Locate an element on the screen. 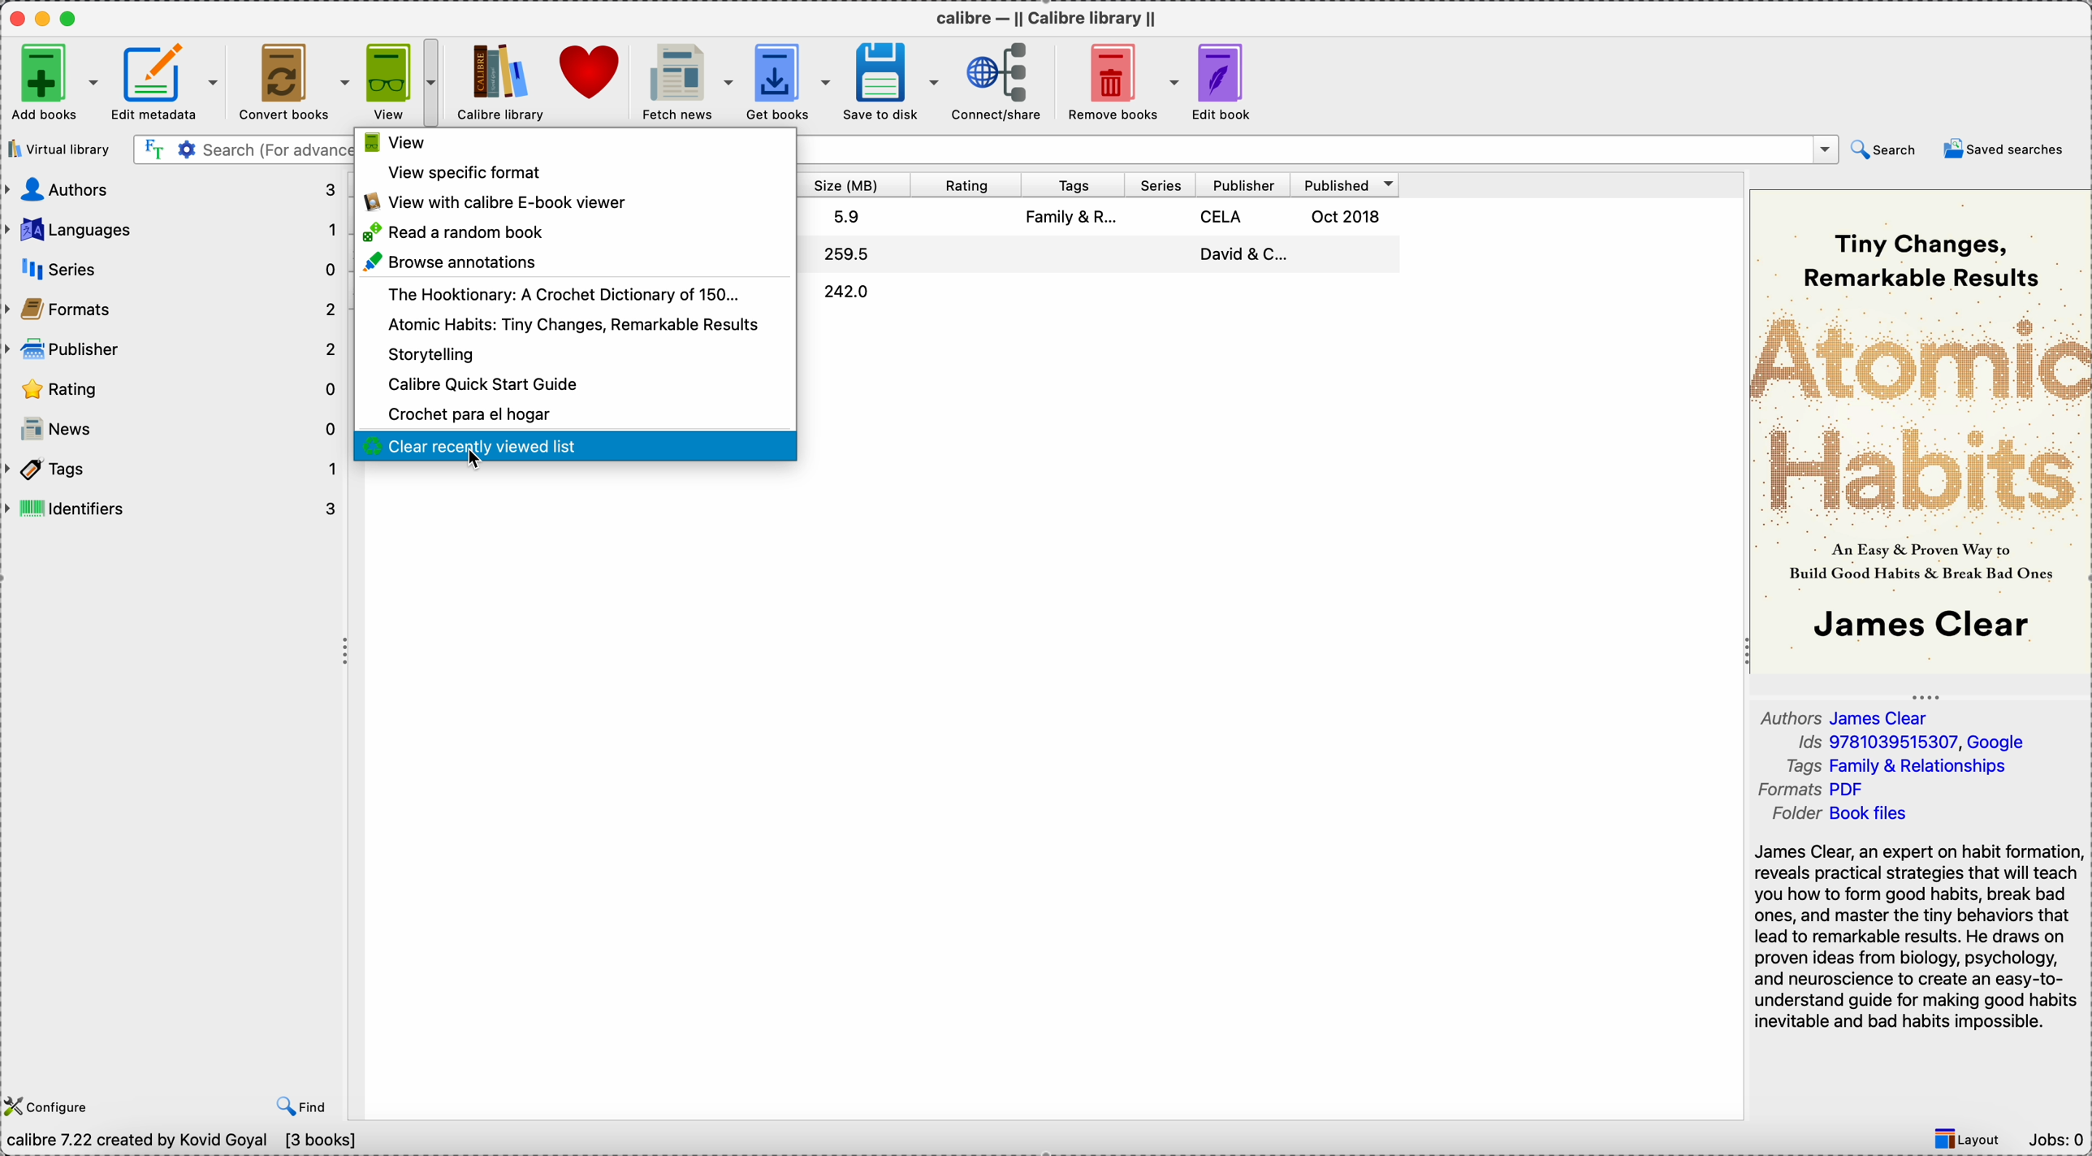 The width and height of the screenshot is (2092, 1156). Folder Book files is located at coordinates (1838, 815).